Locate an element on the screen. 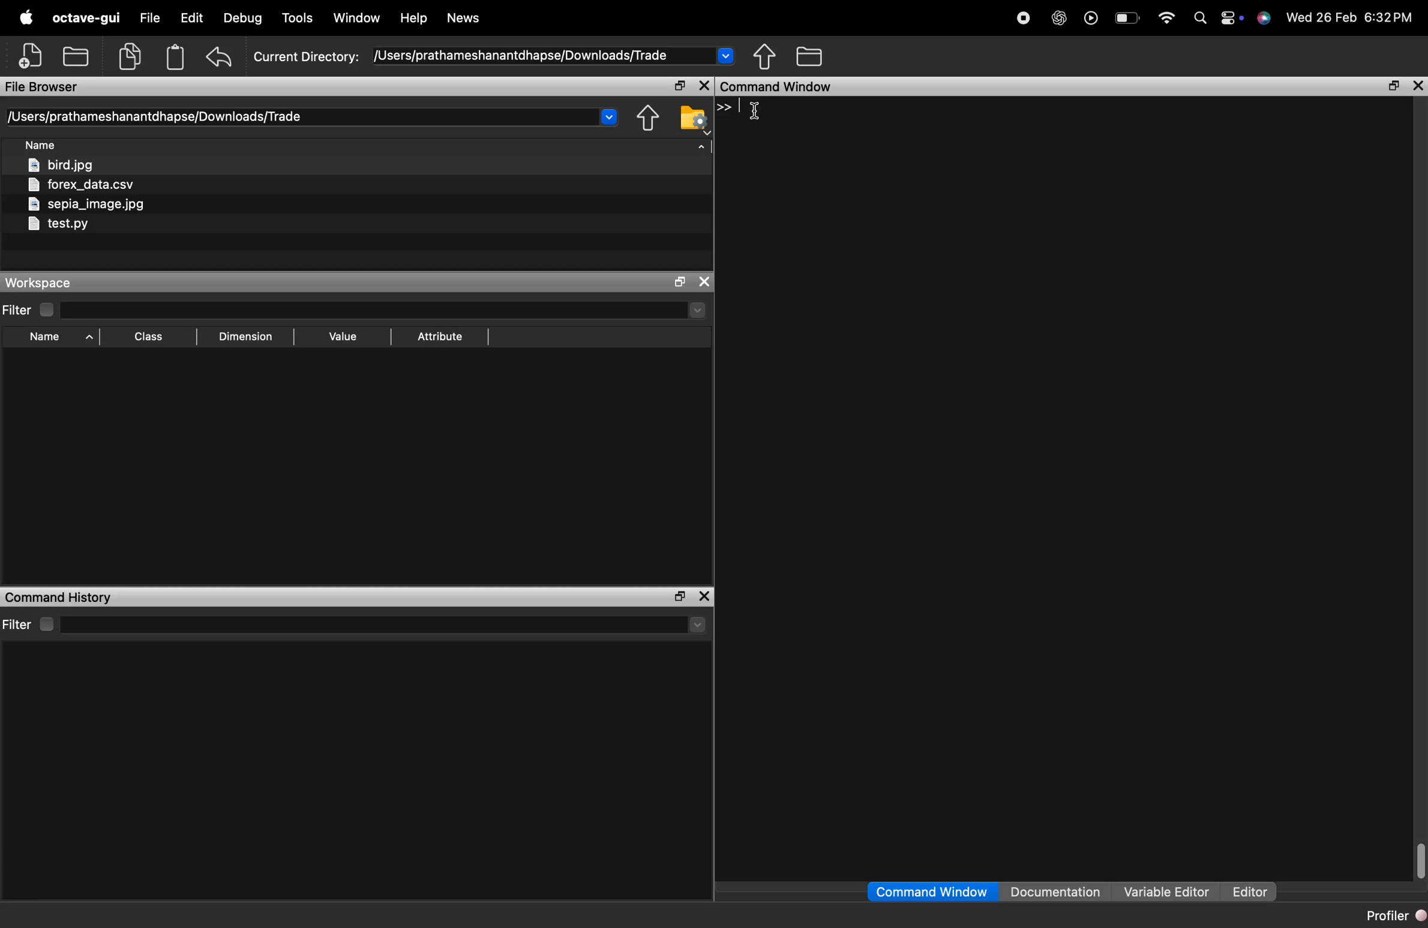 This screenshot has height=928, width=1428. file browser is located at coordinates (43, 87).